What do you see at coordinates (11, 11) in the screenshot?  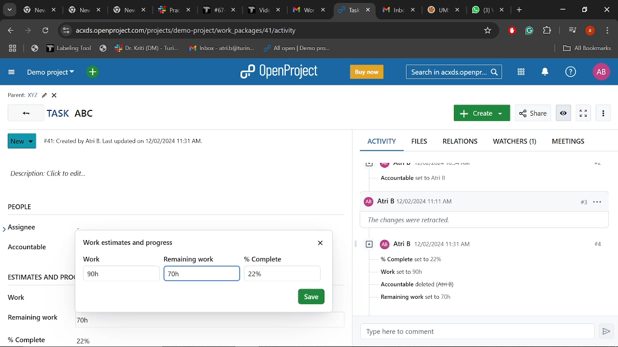 I see `Search tabs` at bounding box center [11, 11].